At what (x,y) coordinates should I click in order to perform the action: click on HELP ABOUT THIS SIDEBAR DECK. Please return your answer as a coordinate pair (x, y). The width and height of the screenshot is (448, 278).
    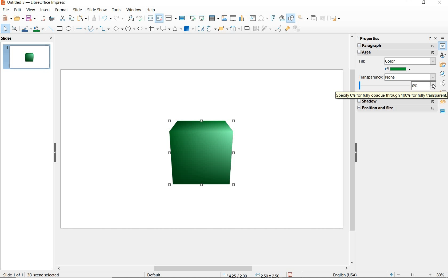
    Looking at the image, I should click on (430, 39).